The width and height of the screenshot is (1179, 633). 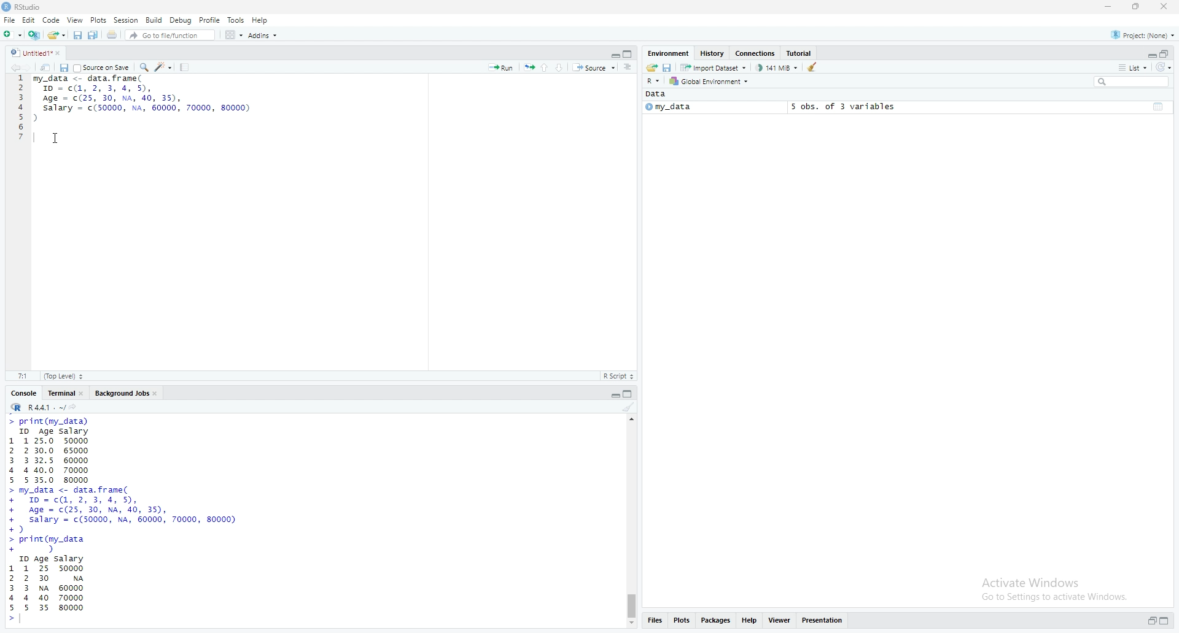 What do you see at coordinates (186, 67) in the screenshot?
I see `compile reports` at bounding box center [186, 67].